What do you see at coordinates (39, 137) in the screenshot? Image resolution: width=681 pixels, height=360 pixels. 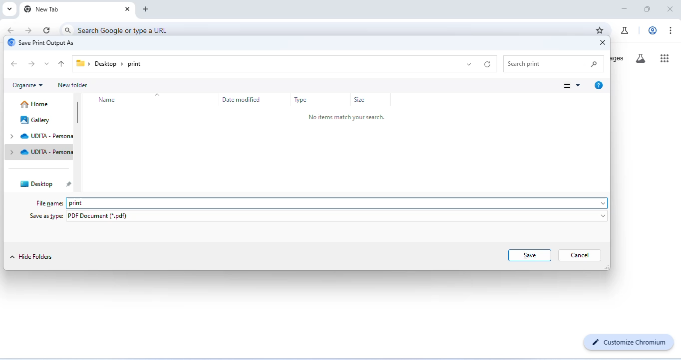 I see `udita personal` at bounding box center [39, 137].